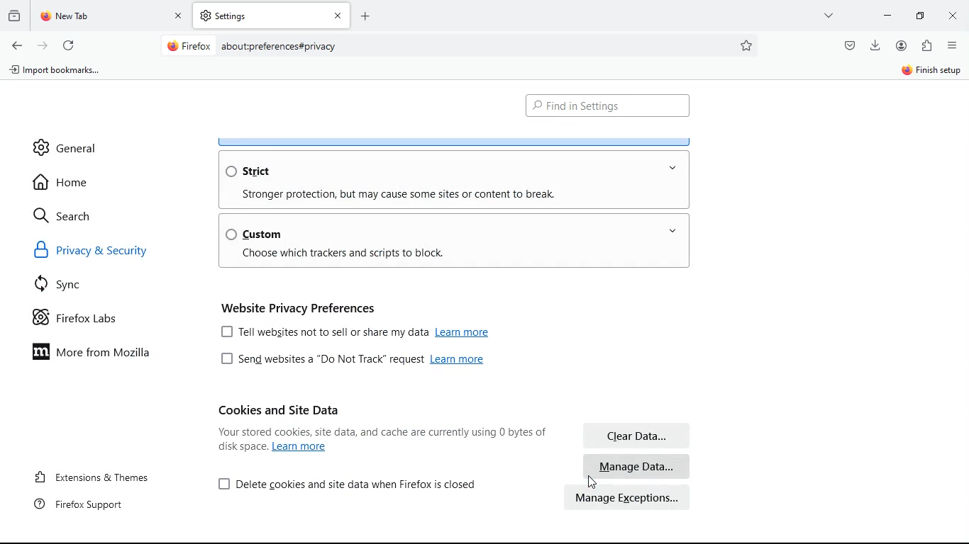 The width and height of the screenshot is (969, 544). Describe the element at coordinates (88, 504) in the screenshot. I see `firefox support` at that location.